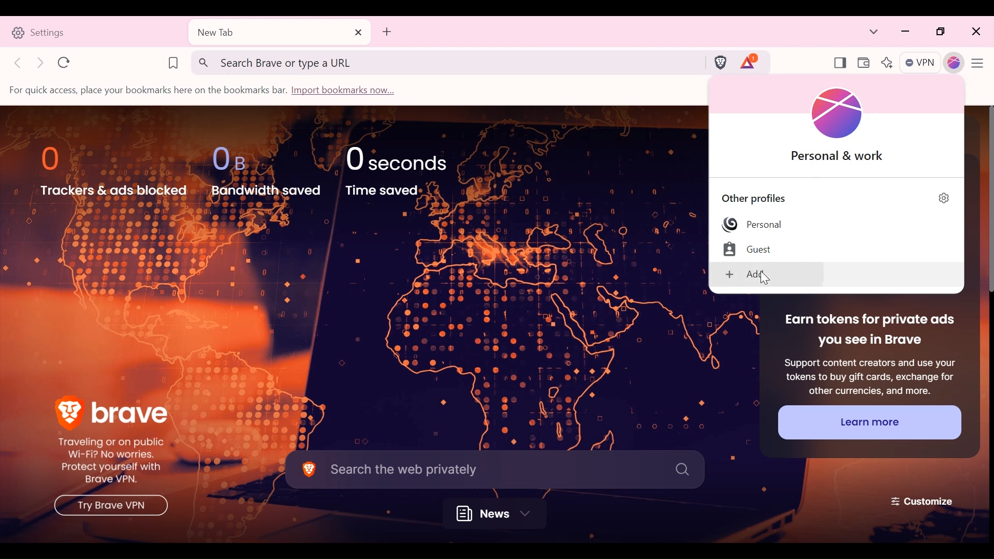 The height and width of the screenshot is (559, 994). I want to click on Current Tab, so click(279, 33).